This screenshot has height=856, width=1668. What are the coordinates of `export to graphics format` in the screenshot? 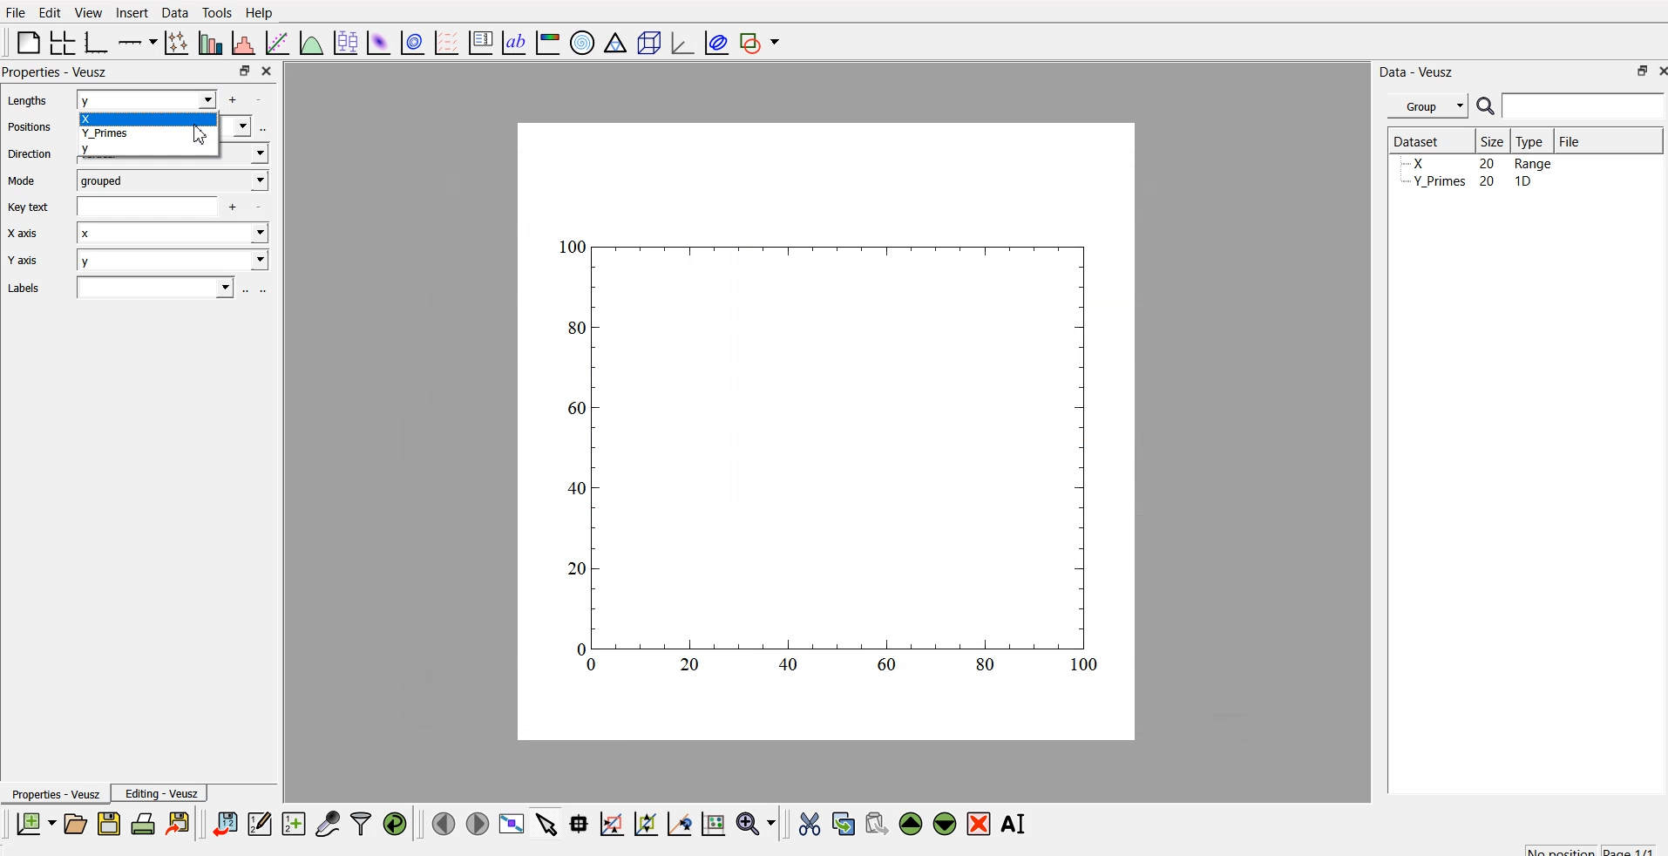 It's located at (181, 823).